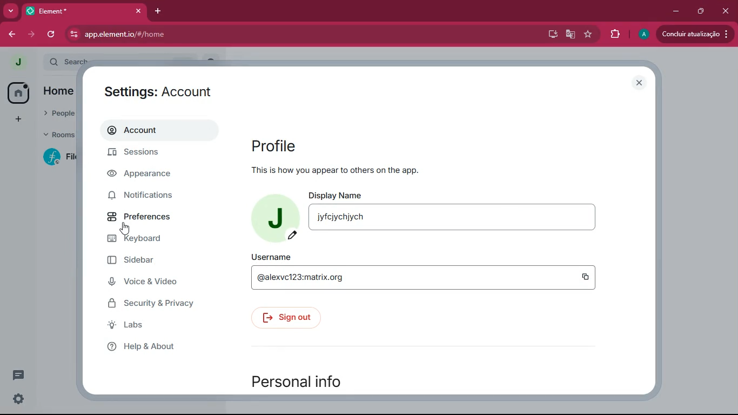  Describe the element at coordinates (21, 374) in the screenshot. I see `conversation` at that location.